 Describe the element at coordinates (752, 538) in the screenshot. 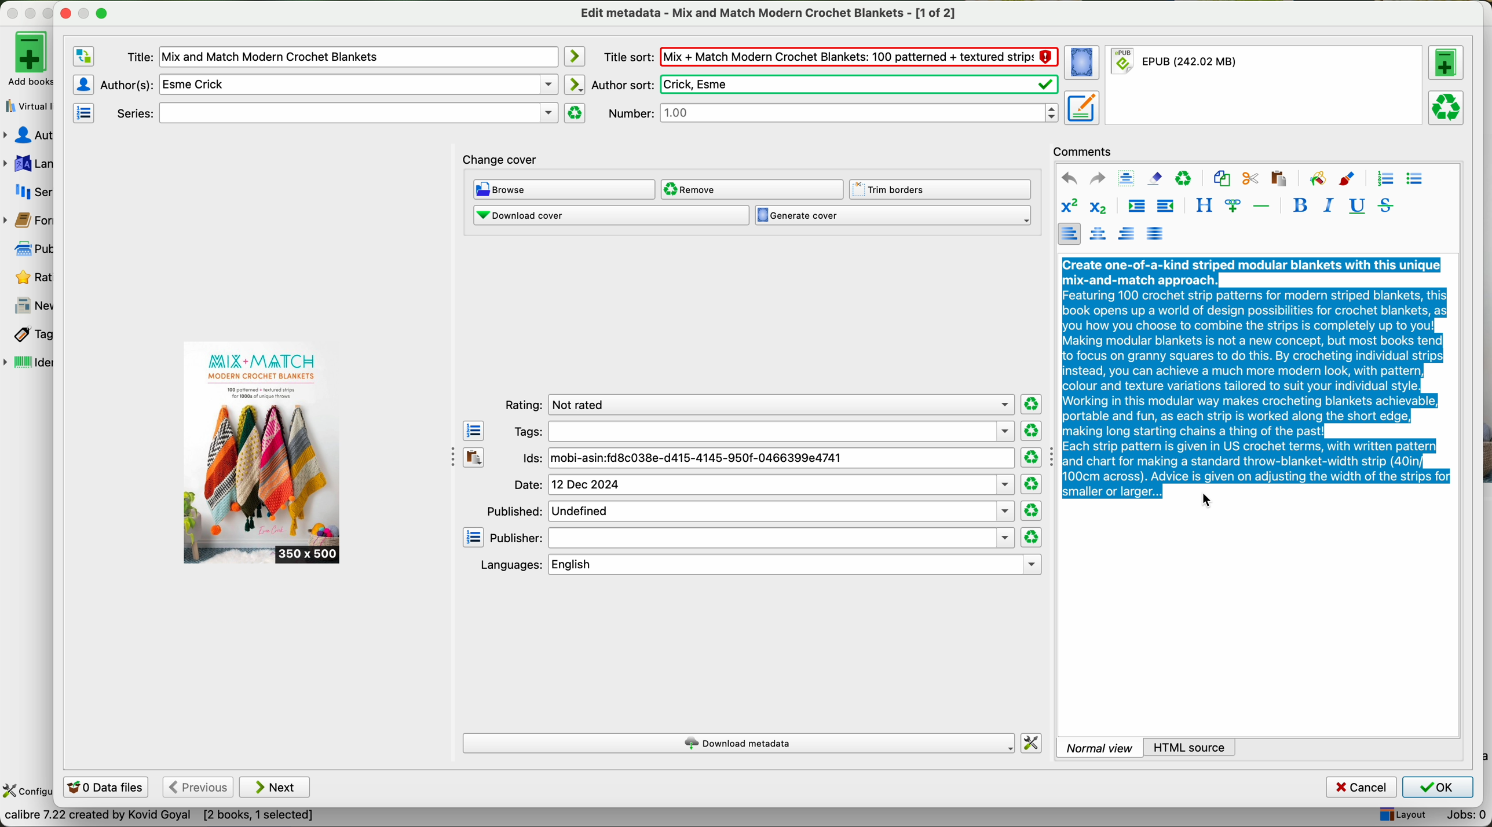

I see `publisher` at that location.